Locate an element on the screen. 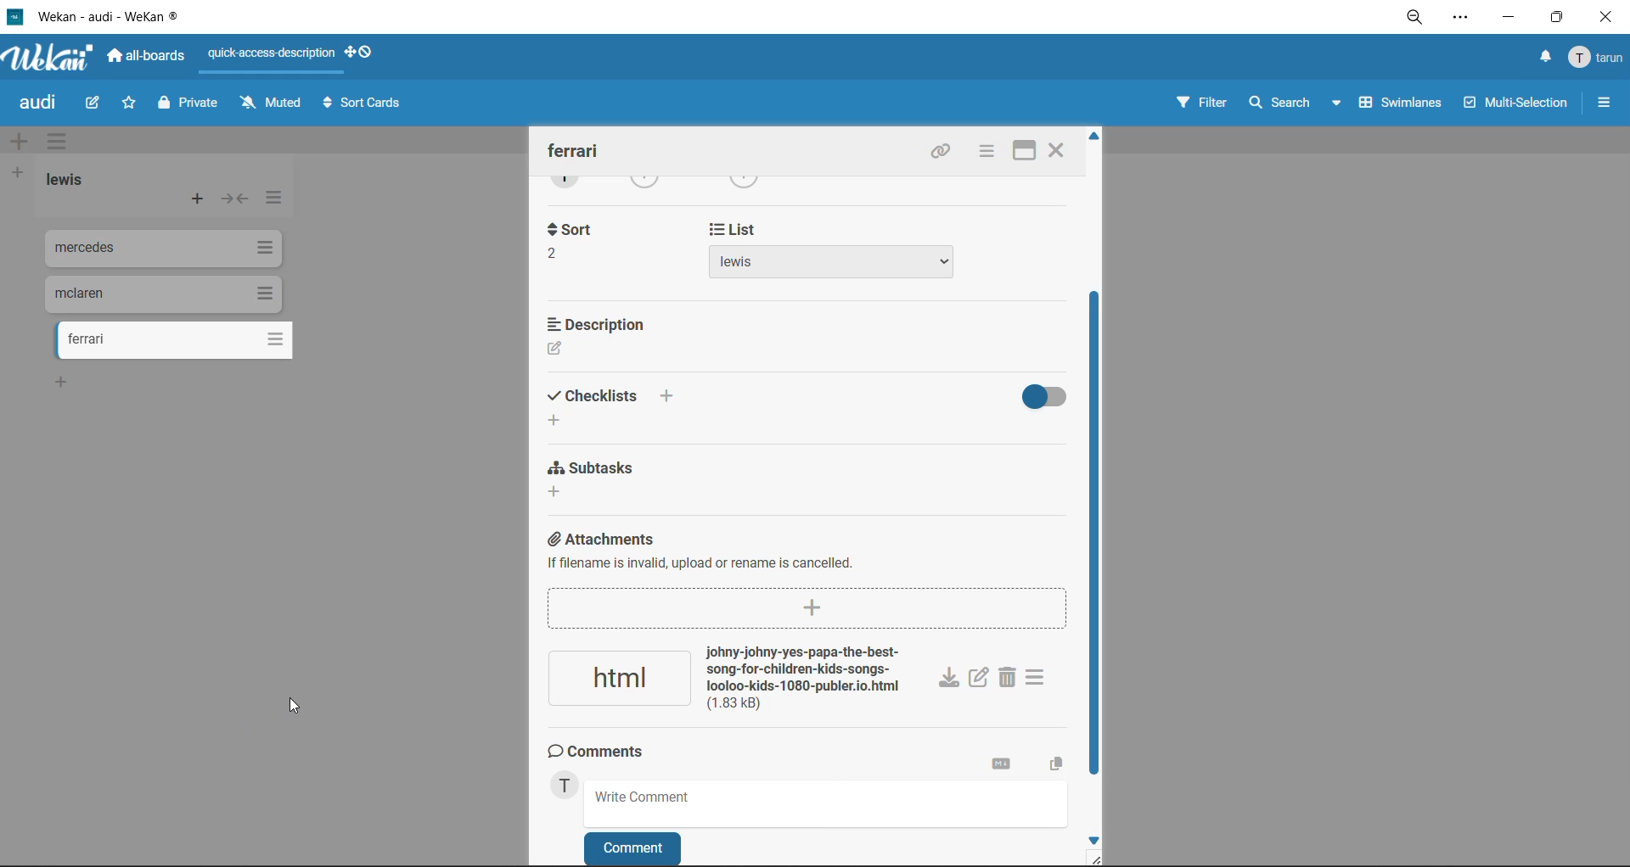  maximize is located at coordinates (1021, 153).